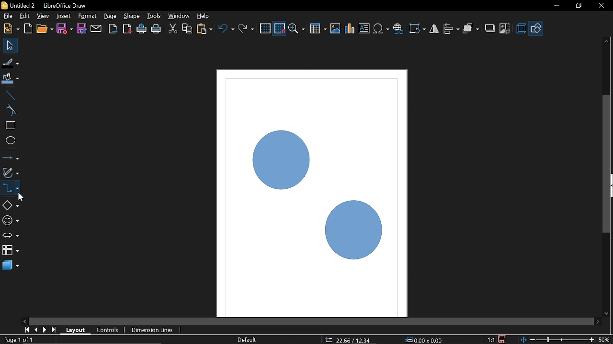  Describe the element at coordinates (11, 236) in the screenshot. I see `Arrows` at that location.